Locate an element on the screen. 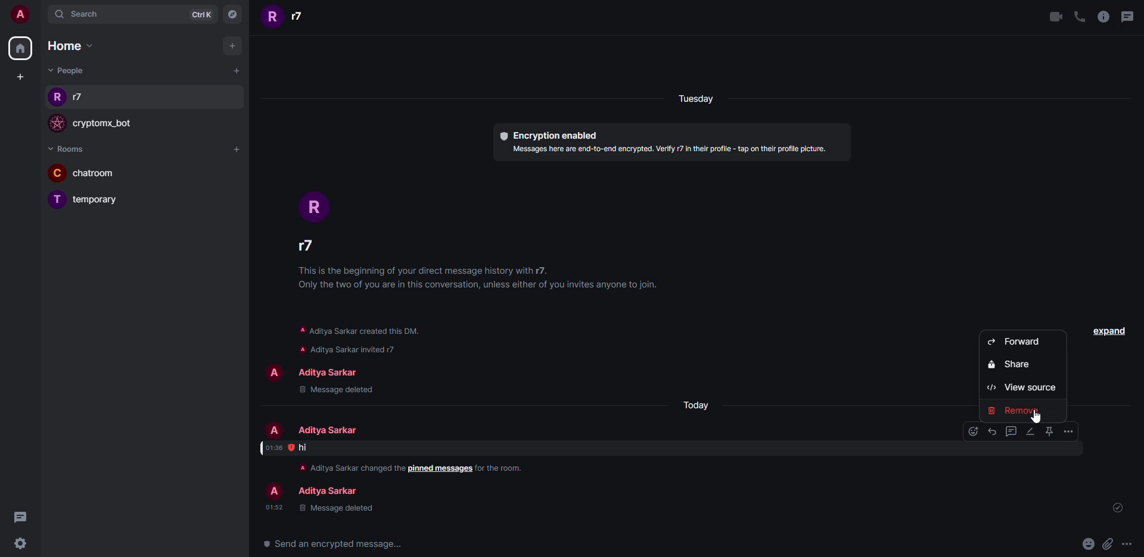 The height and width of the screenshot is (557, 1144). people is located at coordinates (314, 249).